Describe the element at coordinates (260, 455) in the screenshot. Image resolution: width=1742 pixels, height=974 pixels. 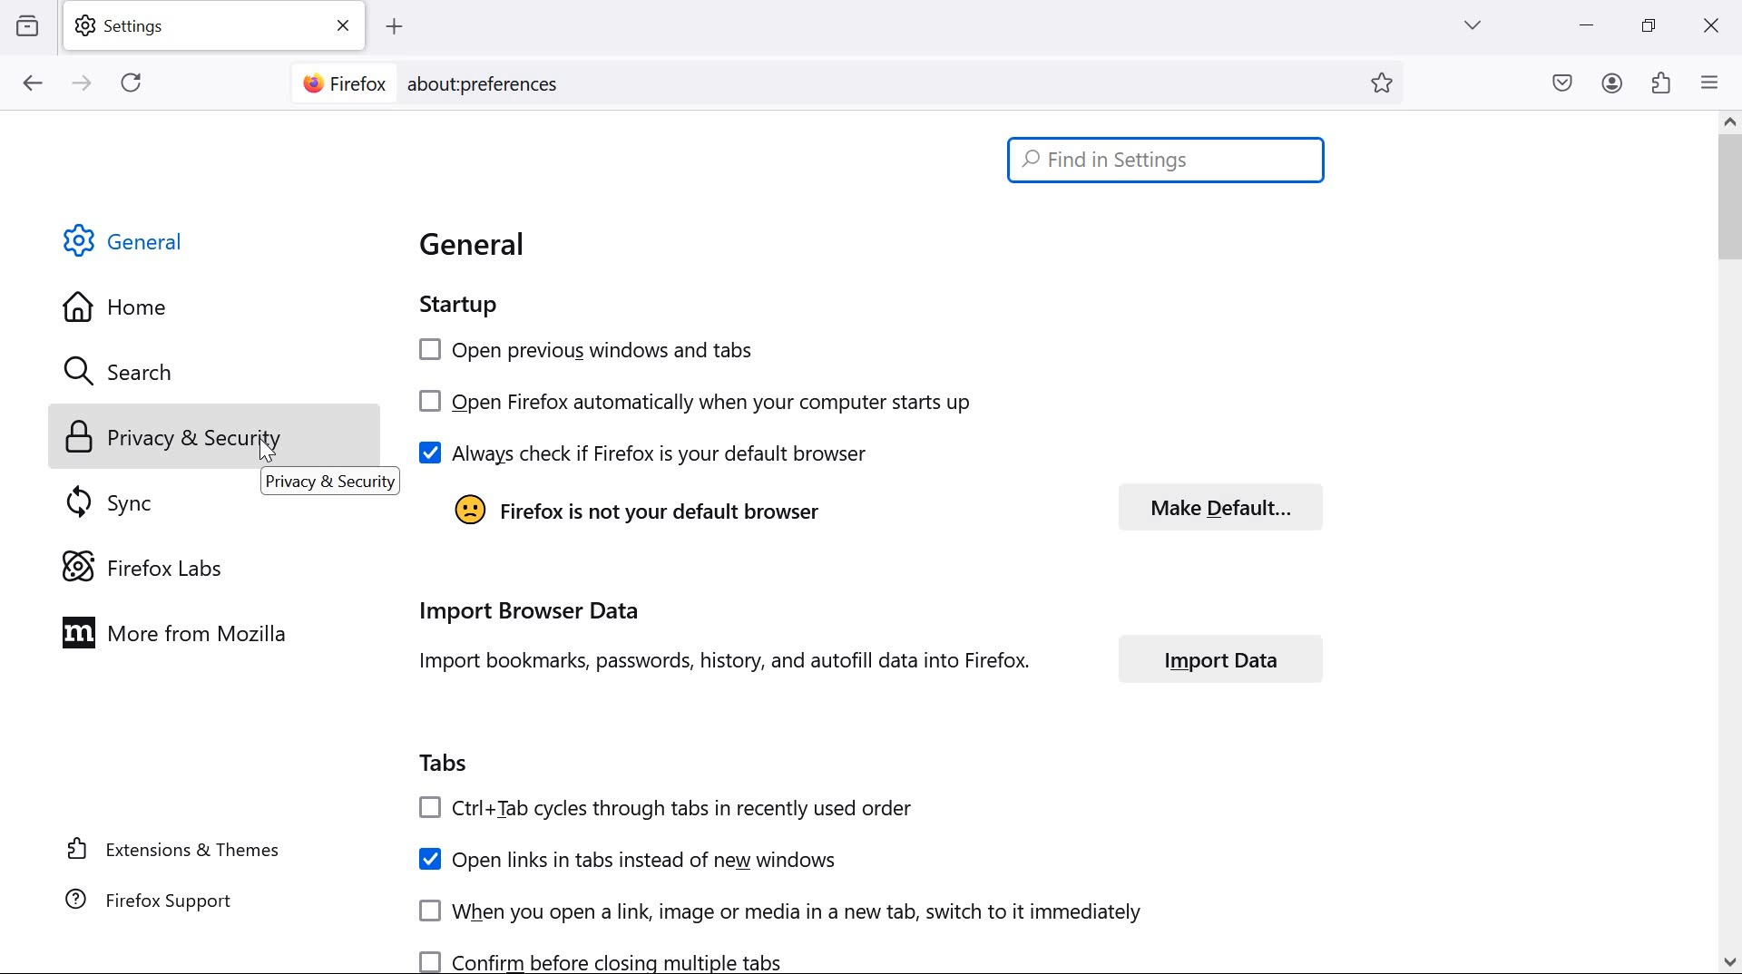
I see `cursor` at that location.